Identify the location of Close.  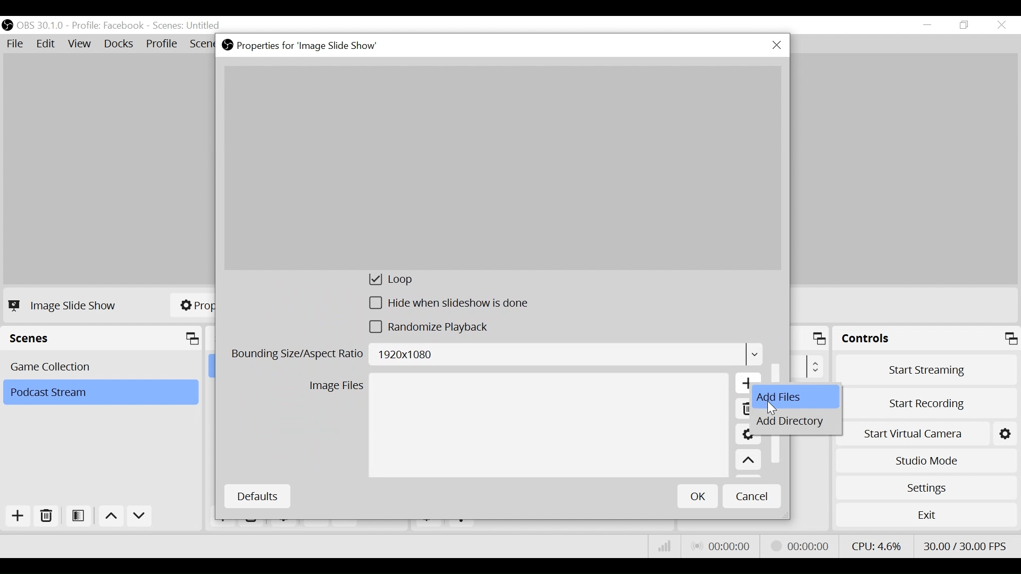
(776, 46).